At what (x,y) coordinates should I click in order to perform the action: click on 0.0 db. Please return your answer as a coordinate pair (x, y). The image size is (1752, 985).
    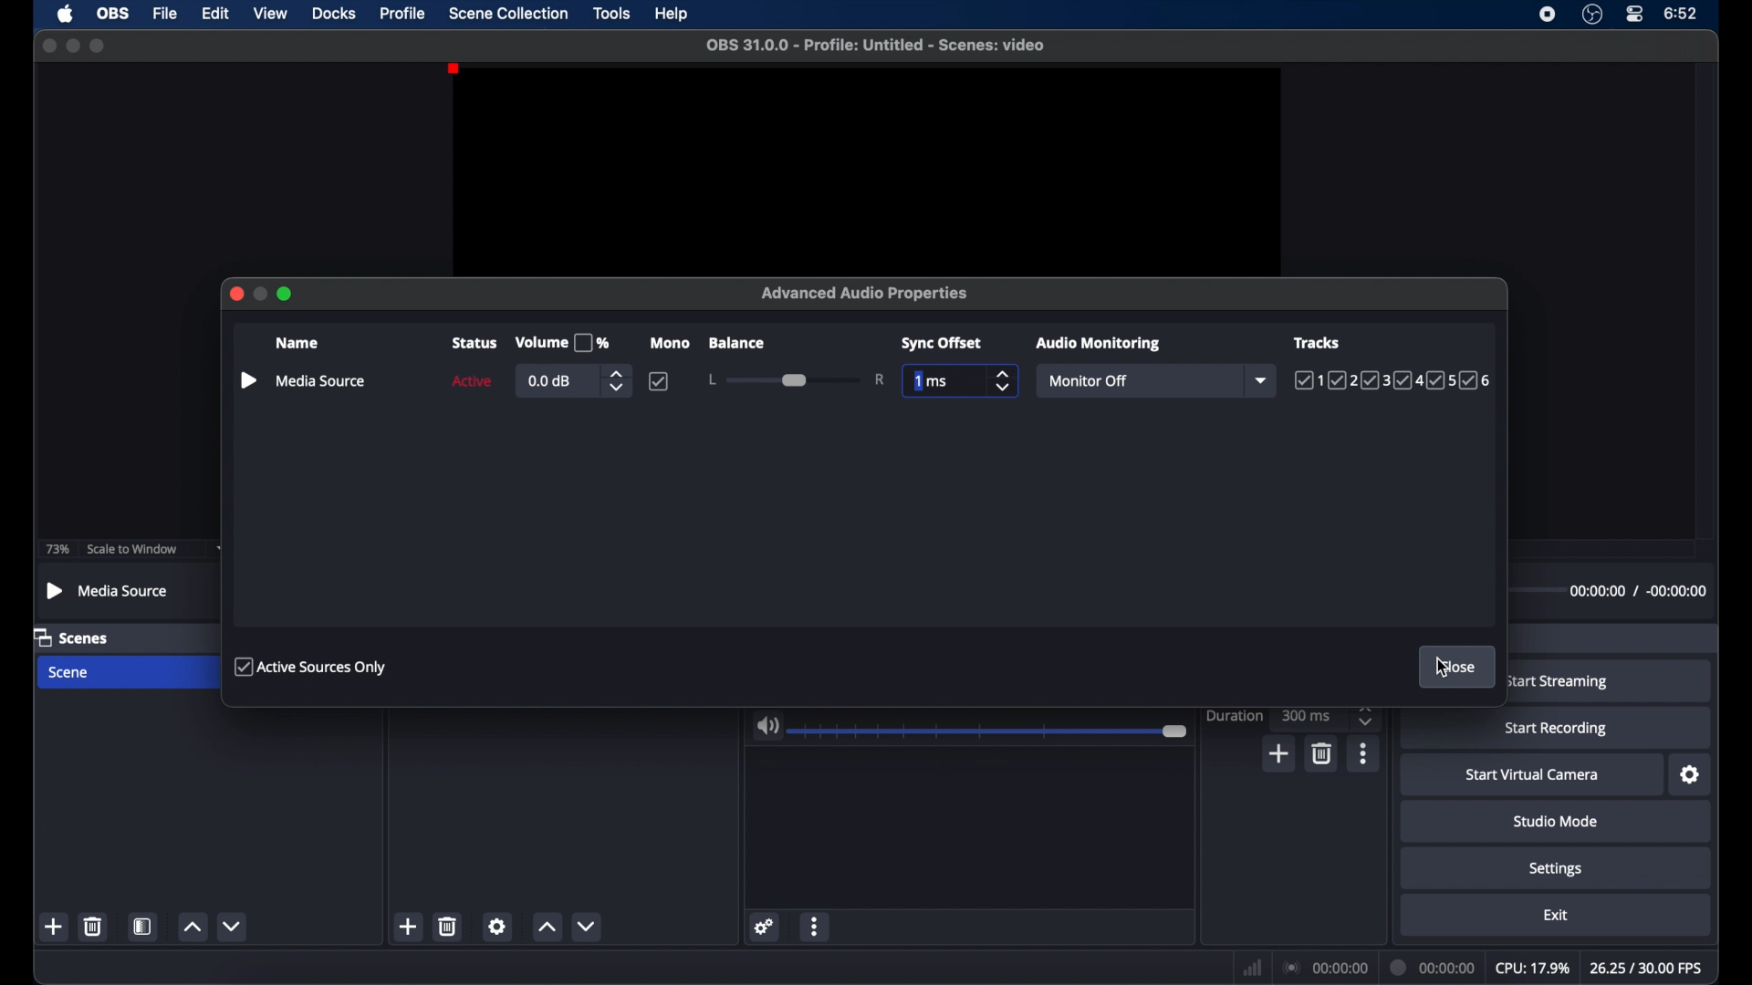
    Looking at the image, I should click on (551, 381).